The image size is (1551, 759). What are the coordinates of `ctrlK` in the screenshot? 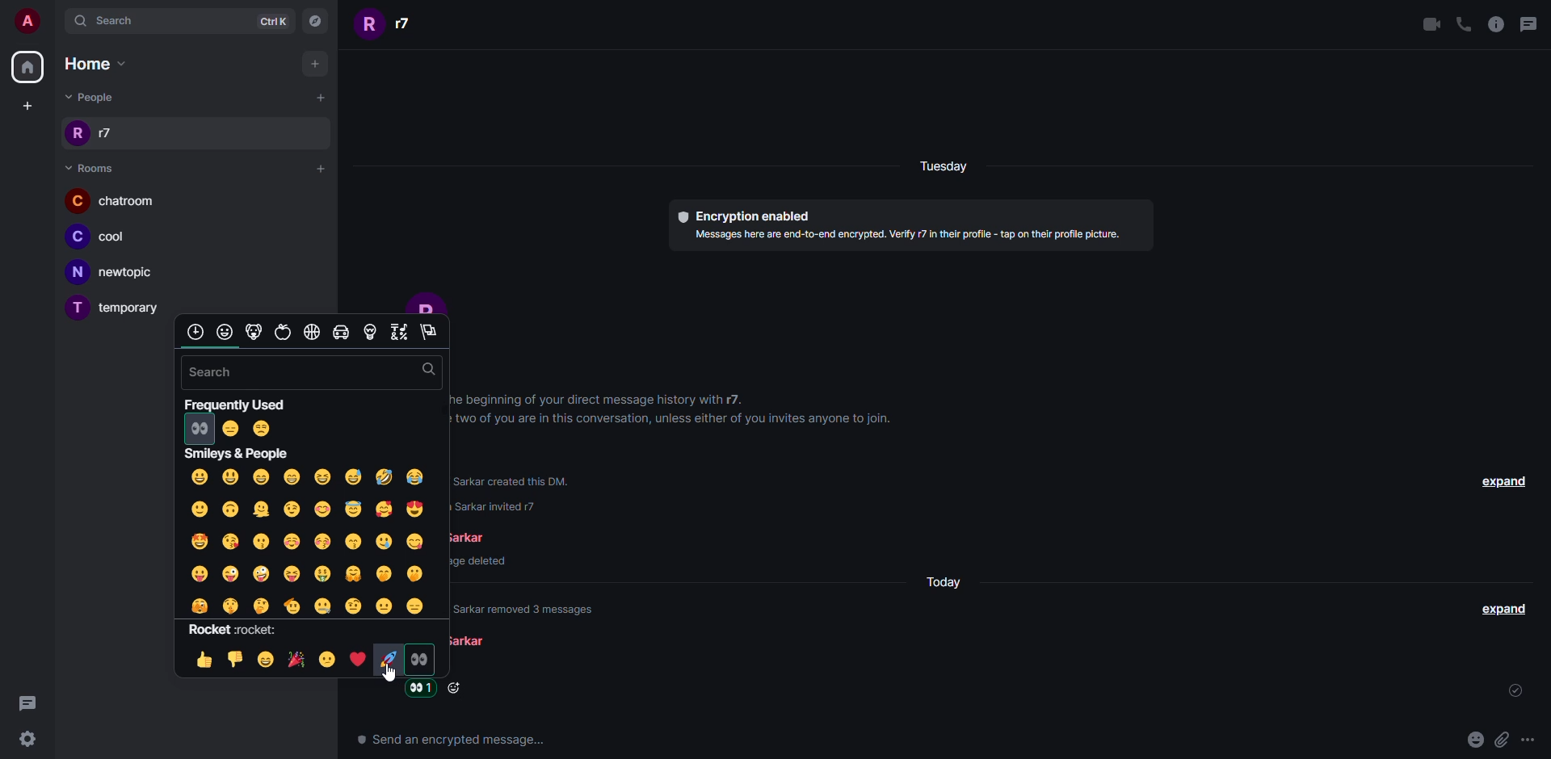 It's located at (276, 21).